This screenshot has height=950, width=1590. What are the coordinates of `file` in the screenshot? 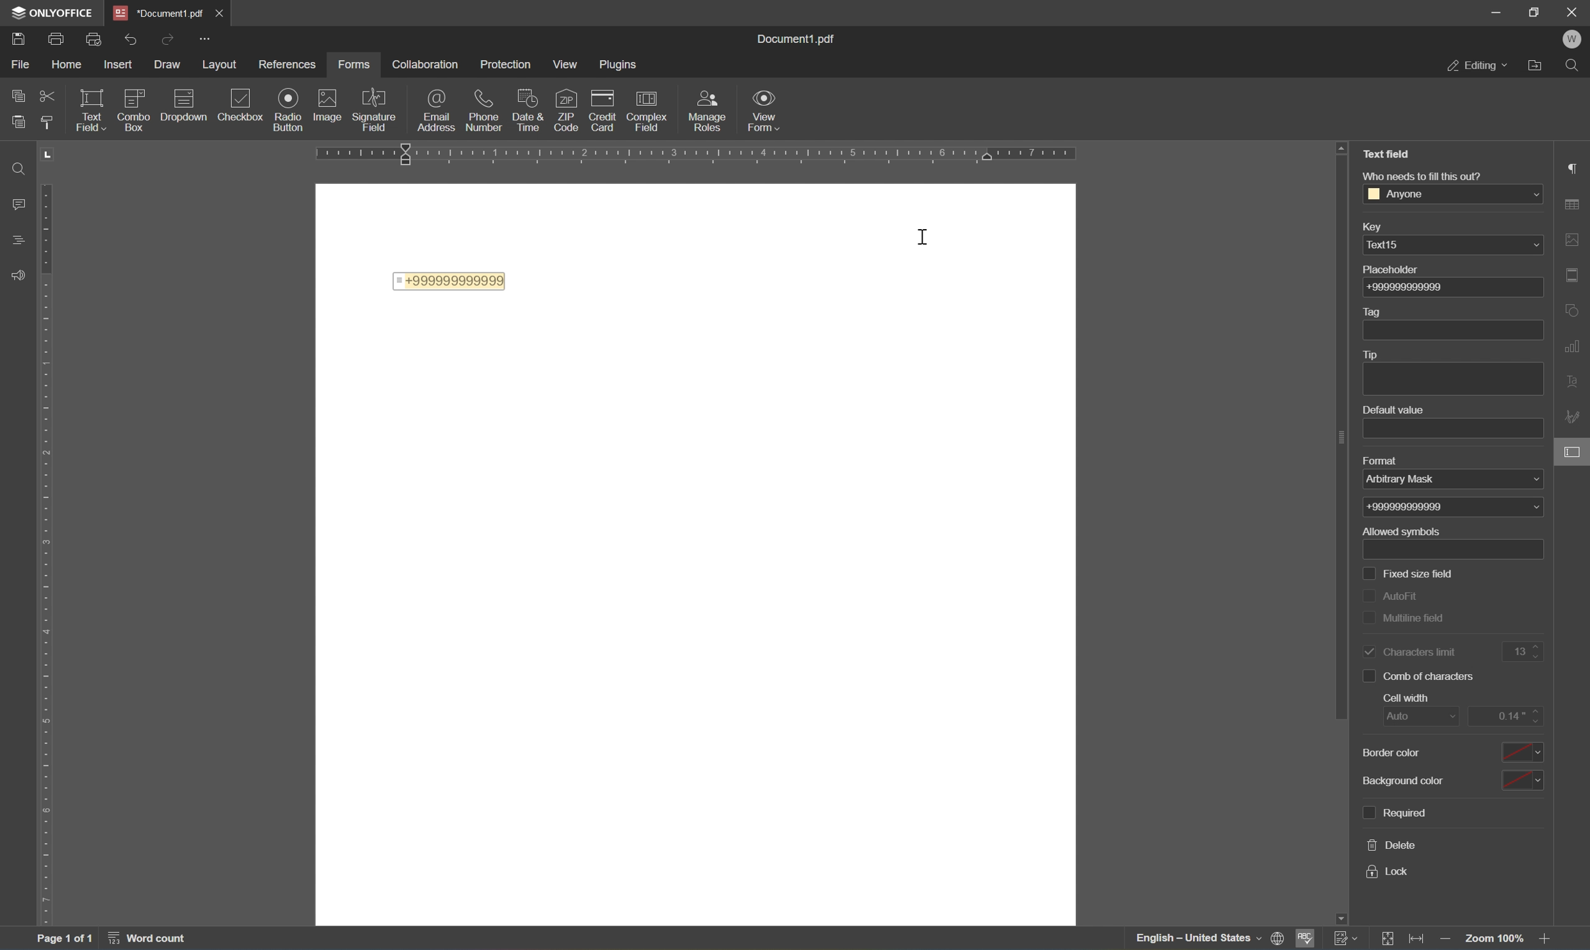 It's located at (23, 66).